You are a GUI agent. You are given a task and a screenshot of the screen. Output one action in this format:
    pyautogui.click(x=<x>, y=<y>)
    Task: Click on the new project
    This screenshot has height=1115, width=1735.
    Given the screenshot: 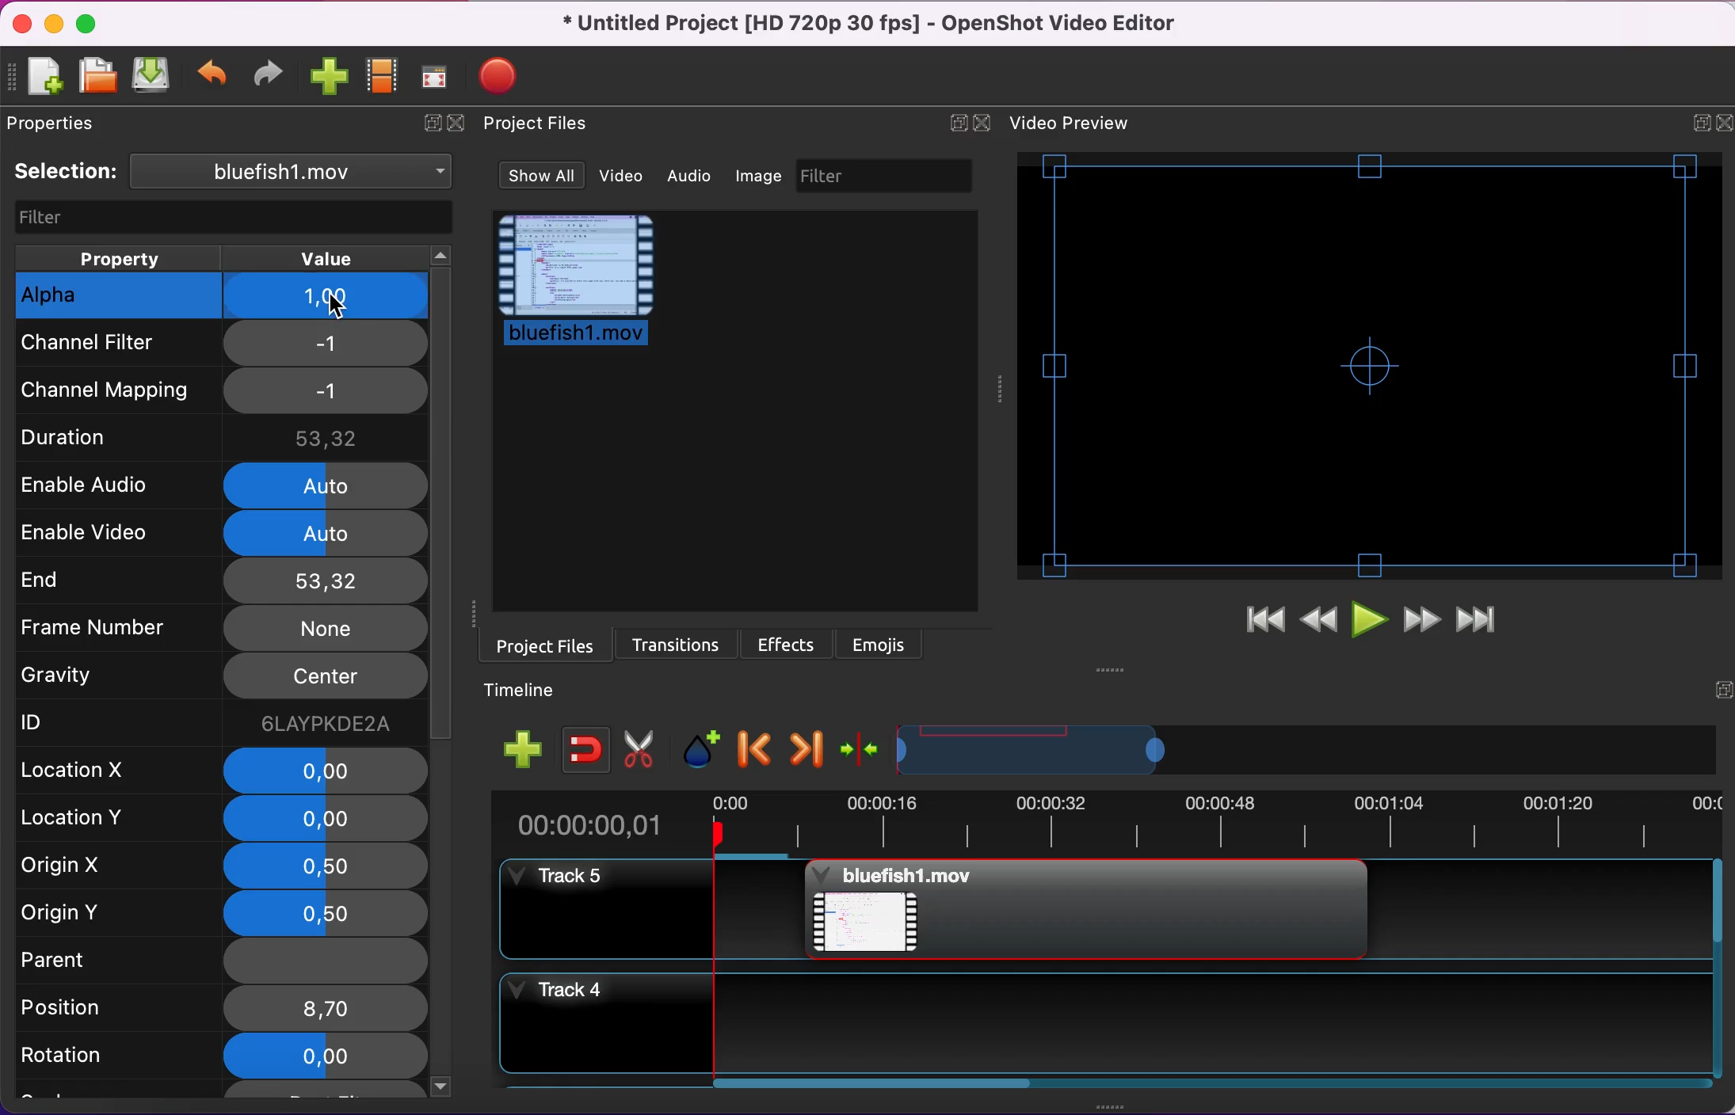 What is the action you would take?
    pyautogui.click(x=42, y=81)
    